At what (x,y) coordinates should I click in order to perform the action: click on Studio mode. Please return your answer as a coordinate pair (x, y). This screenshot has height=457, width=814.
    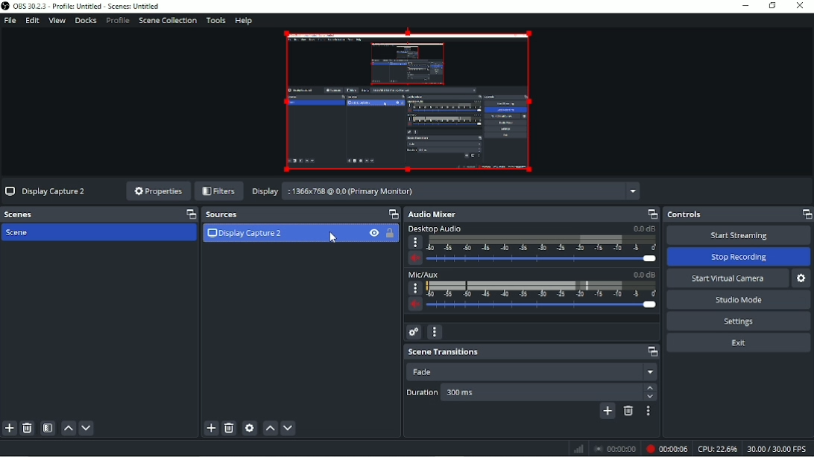
    Looking at the image, I should click on (739, 300).